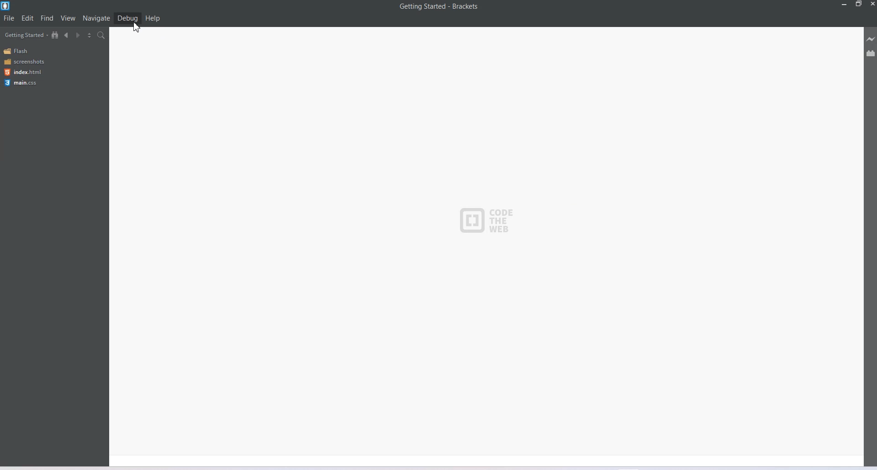 Image resolution: width=877 pixels, height=470 pixels. What do you see at coordinates (138, 27) in the screenshot?
I see `Cursor` at bounding box center [138, 27].